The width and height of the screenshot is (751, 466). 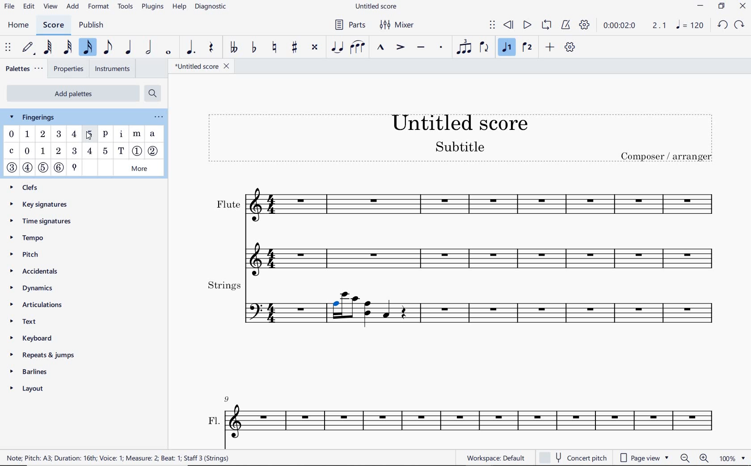 What do you see at coordinates (507, 48) in the screenshot?
I see `voice 1` at bounding box center [507, 48].